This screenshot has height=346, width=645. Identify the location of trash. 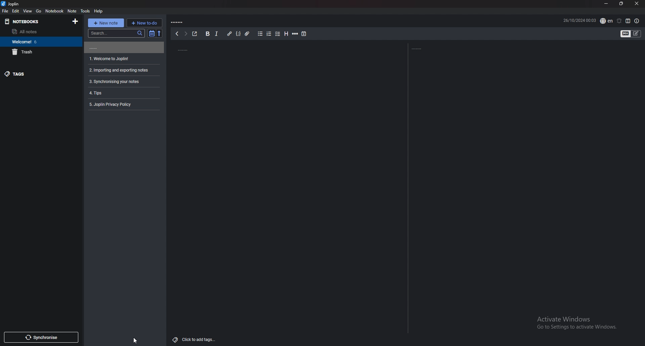
(39, 52).